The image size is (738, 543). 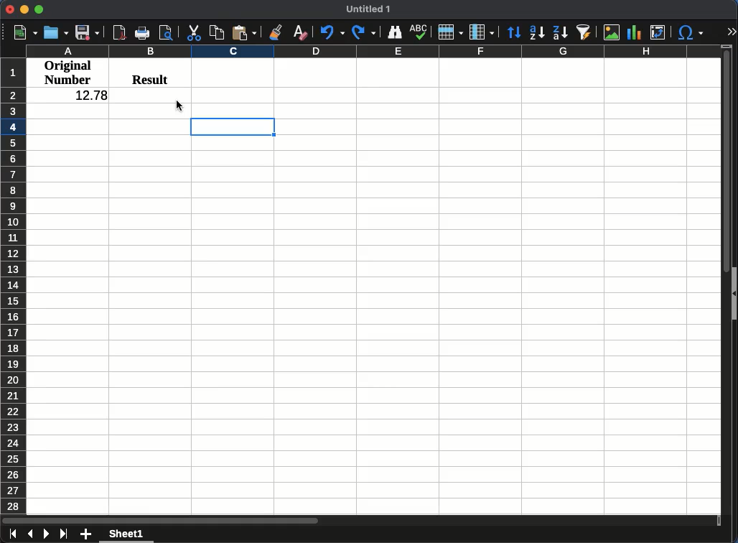 What do you see at coordinates (90, 94) in the screenshot?
I see `12.78` at bounding box center [90, 94].